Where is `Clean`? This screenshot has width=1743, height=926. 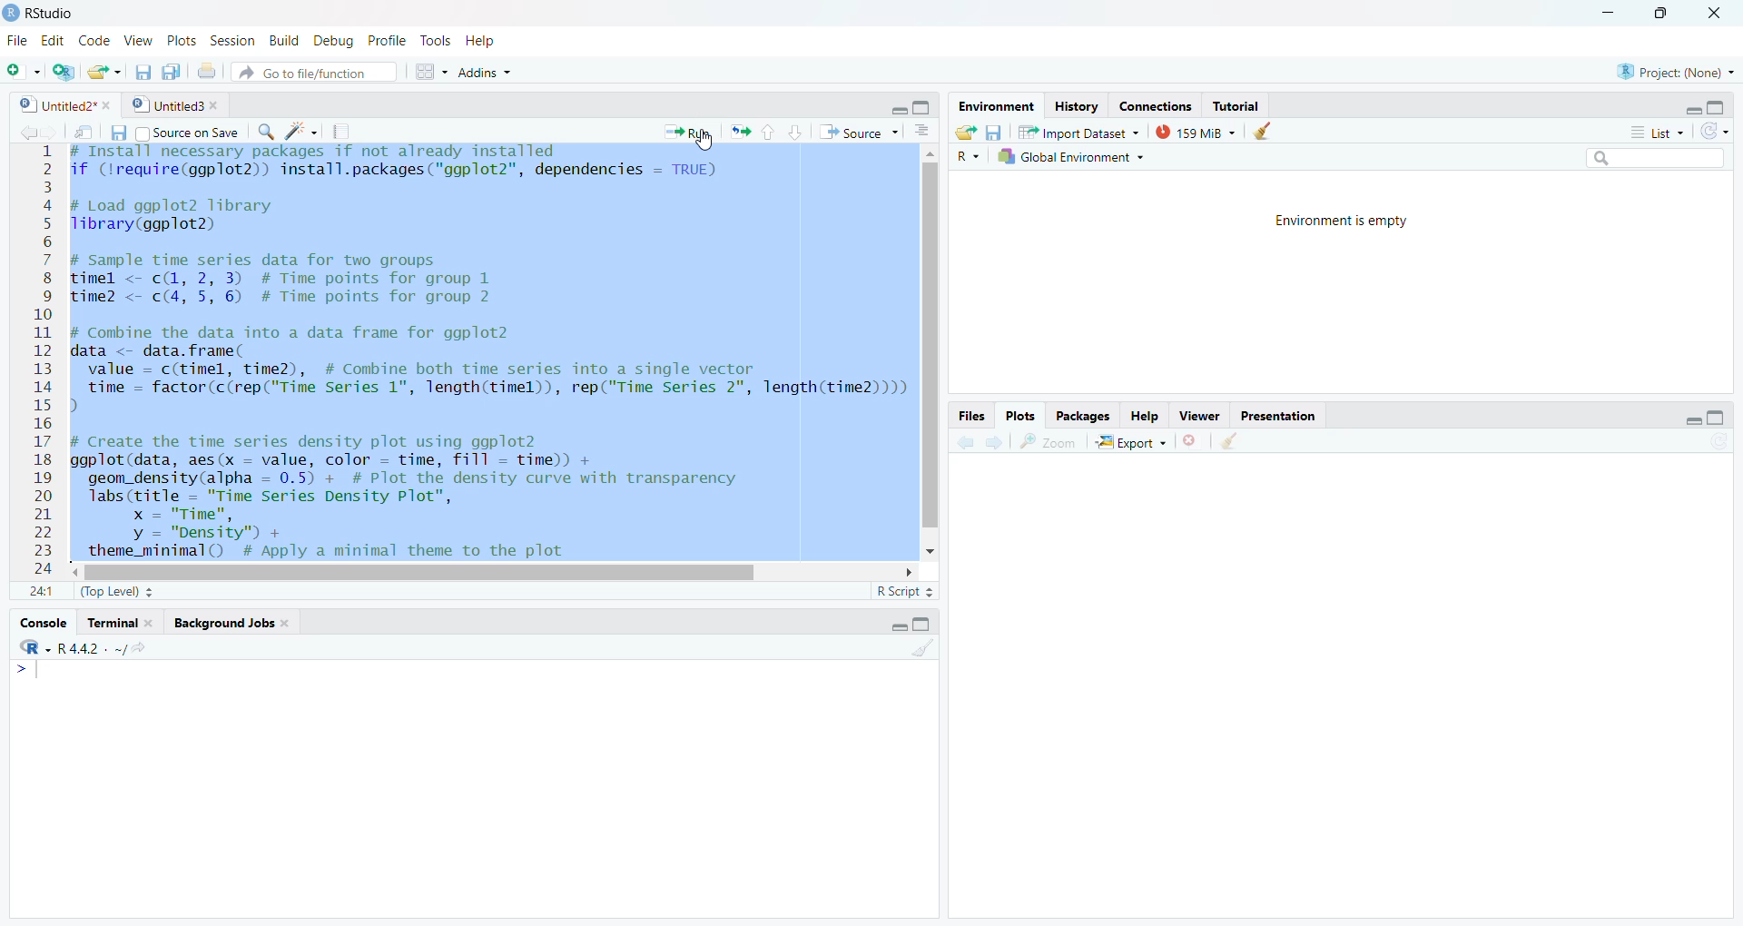 Clean is located at coordinates (1227, 440).